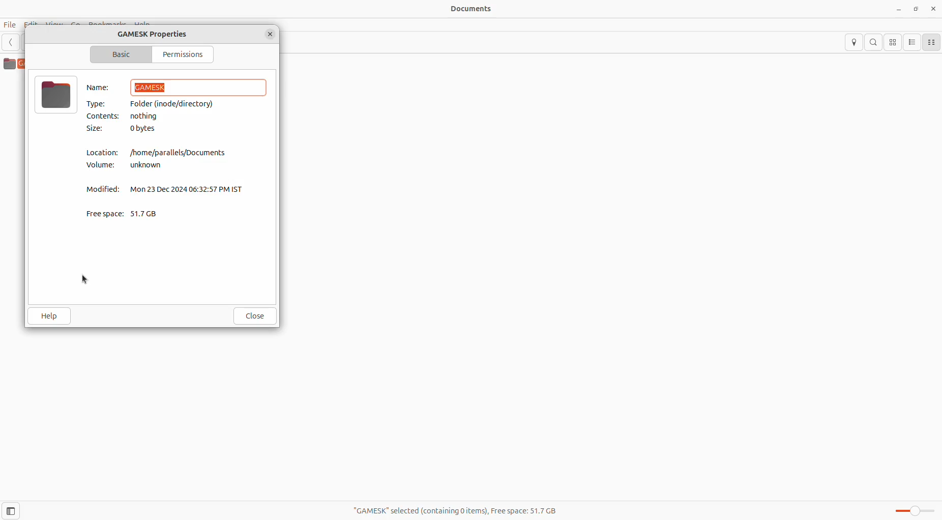 The image size is (942, 520). Describe the element at coordinates (467, 8) in the screenshot. I see `Documents` at that location.